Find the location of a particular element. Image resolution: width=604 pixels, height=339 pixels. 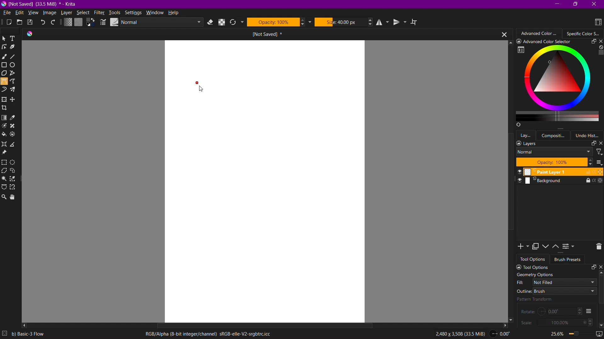

Opacity is located at coordinates (279, 22).